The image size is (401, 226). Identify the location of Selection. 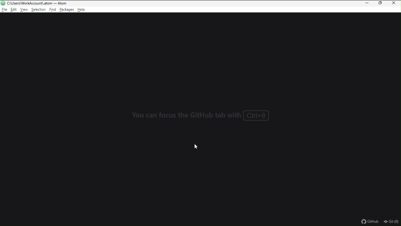
(39, 10).